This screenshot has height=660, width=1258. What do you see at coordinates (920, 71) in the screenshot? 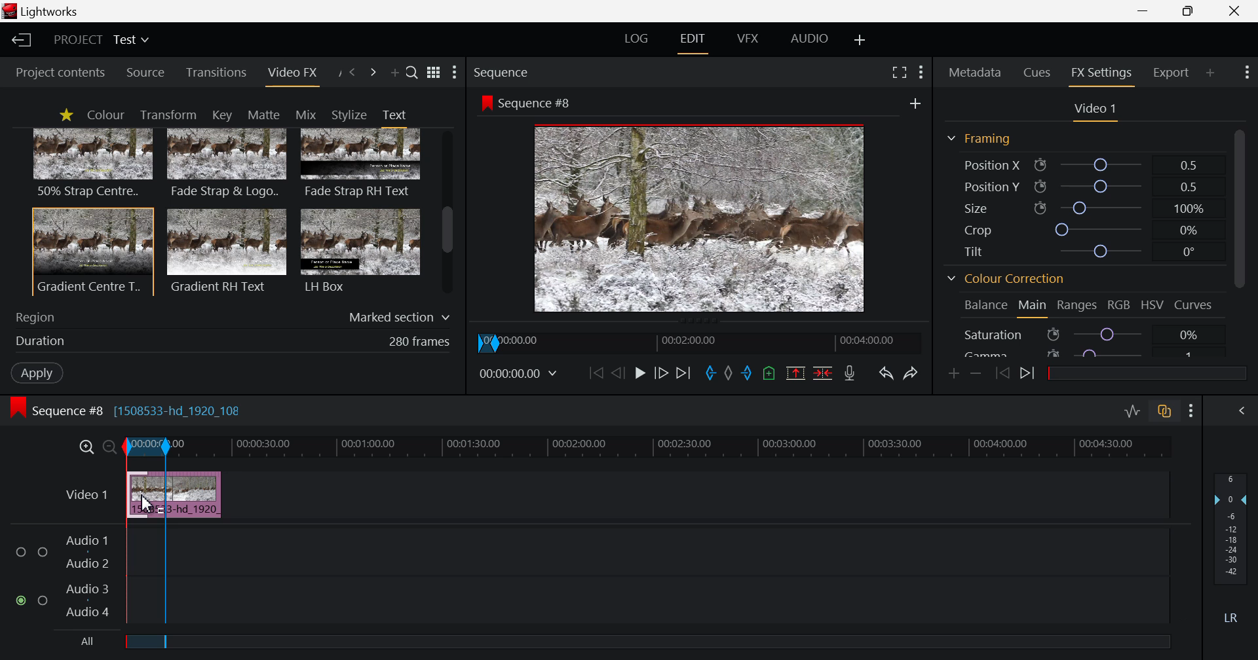
I see `Settings` at bounding box center [920, 71].